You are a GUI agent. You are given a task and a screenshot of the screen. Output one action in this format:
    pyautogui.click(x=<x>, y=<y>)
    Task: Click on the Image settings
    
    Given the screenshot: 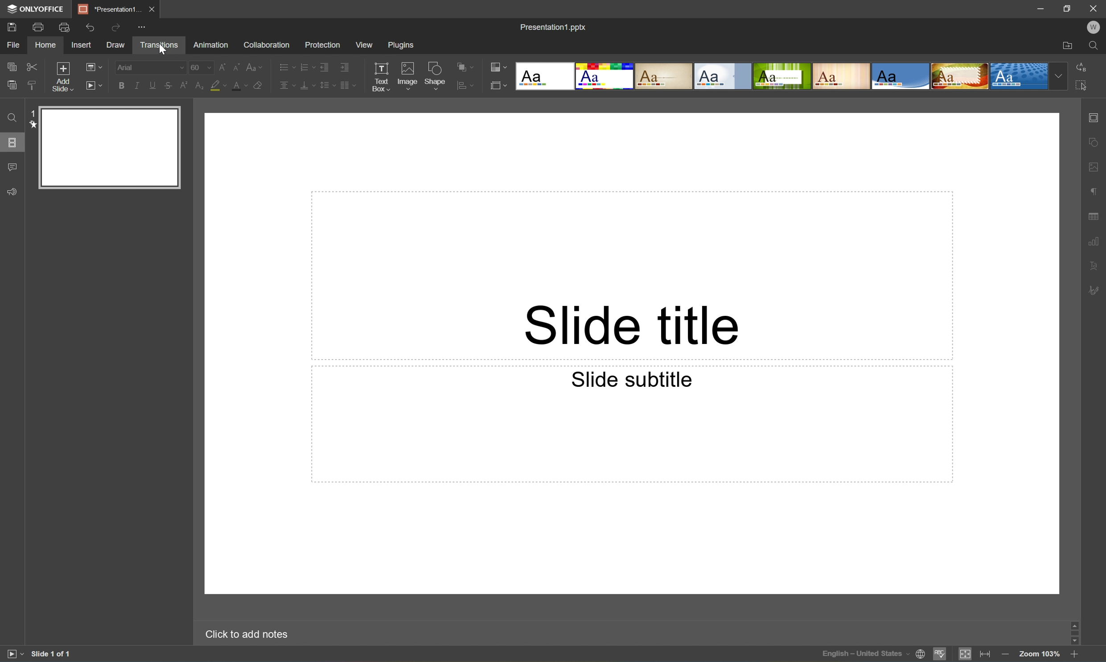 What is the action you would take?
    pyautogui.click(x=1094, y=165)
    